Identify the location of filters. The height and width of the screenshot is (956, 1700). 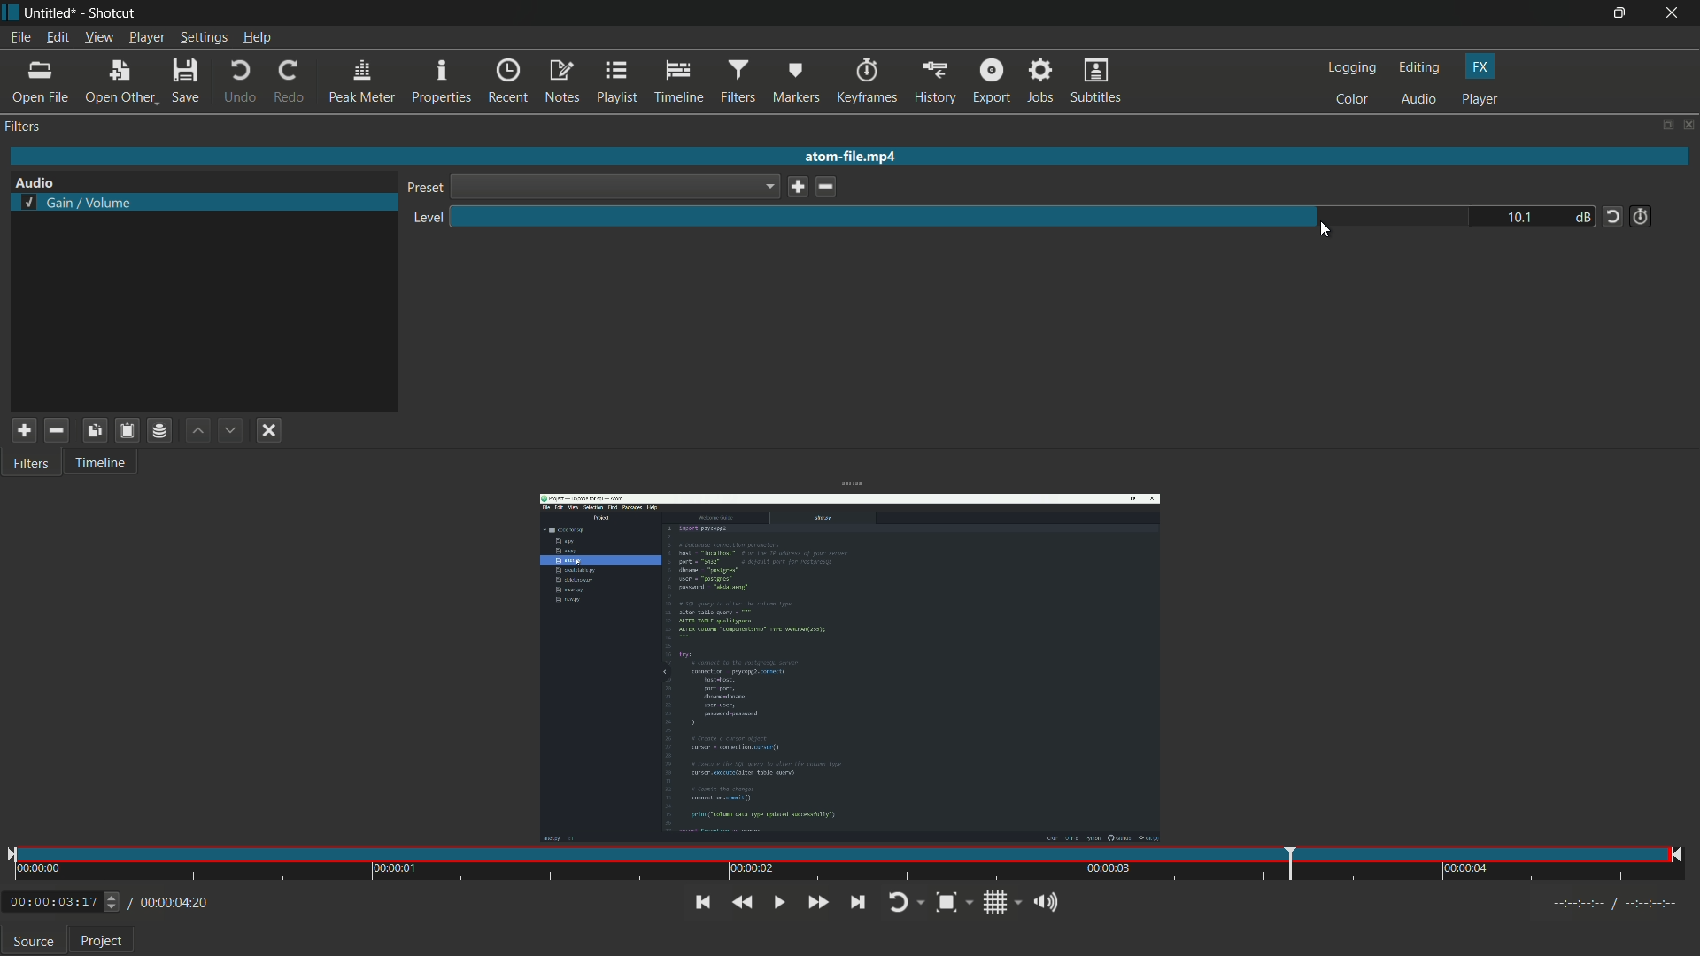
(738, 82).